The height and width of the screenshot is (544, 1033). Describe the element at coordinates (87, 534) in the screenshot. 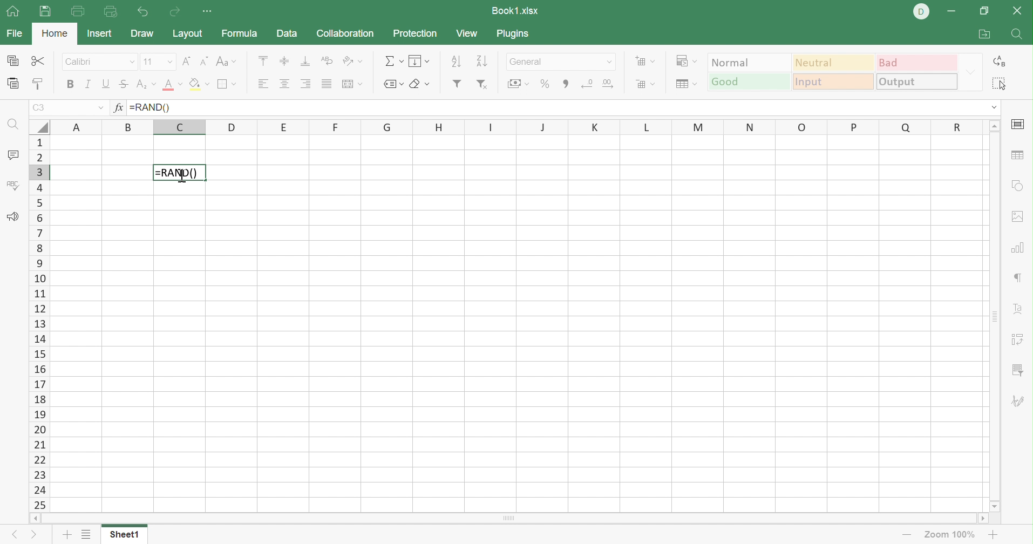

I see `List of sheets` at that location.